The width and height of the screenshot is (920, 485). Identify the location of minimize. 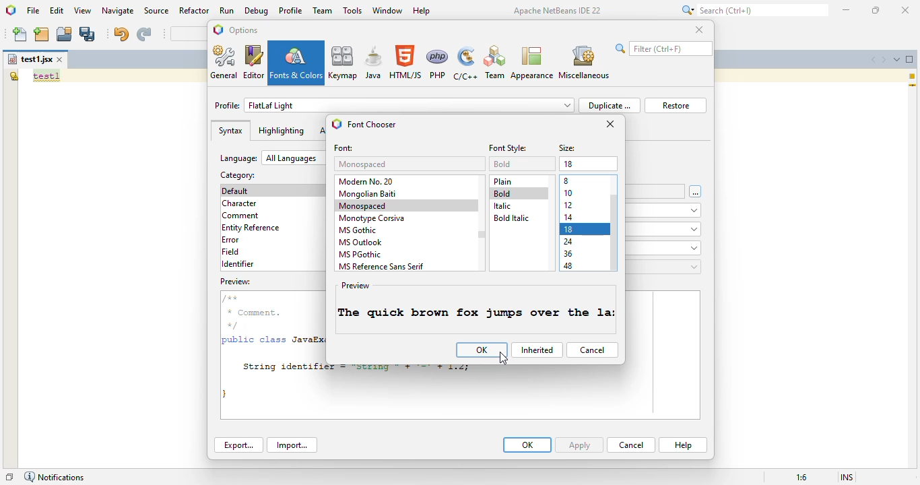
(847, 9).